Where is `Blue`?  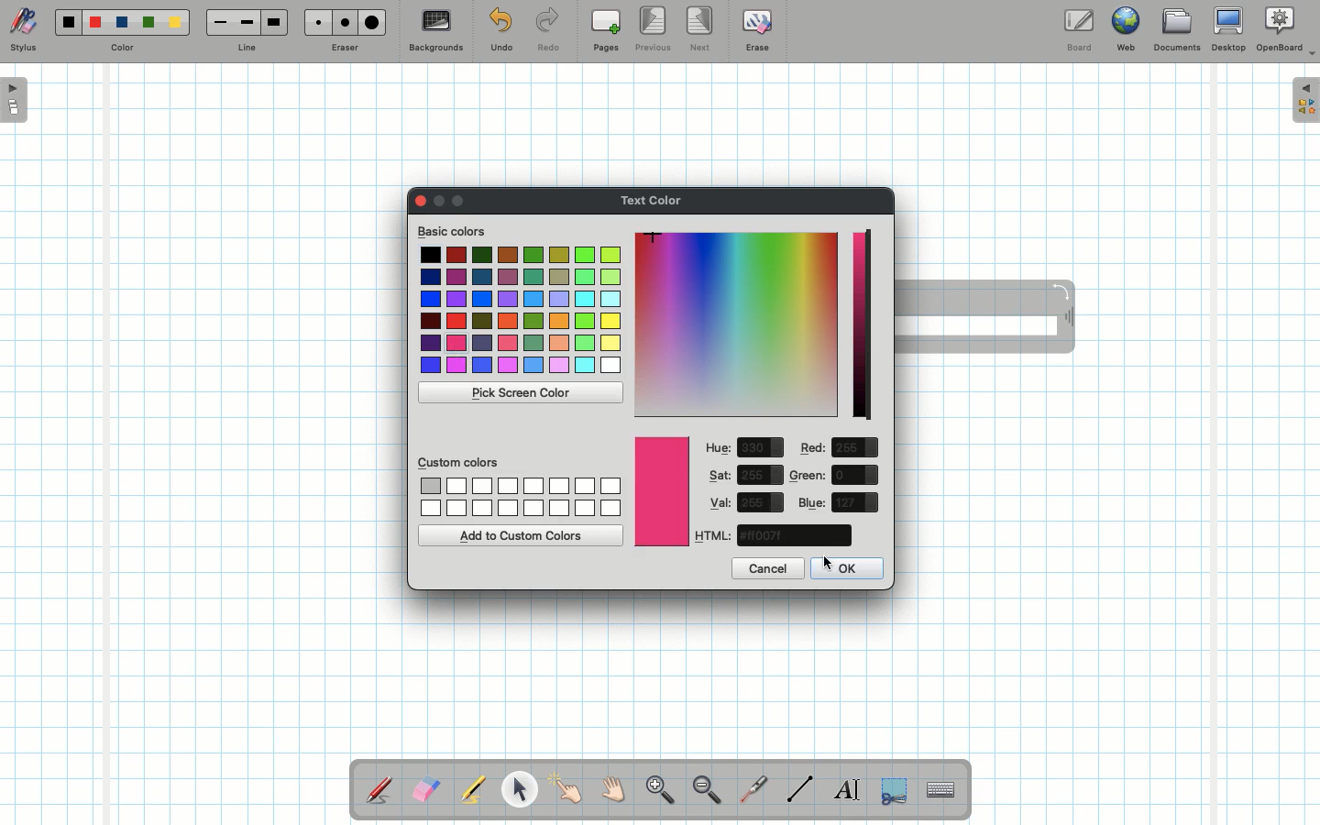 Blue is located at coordinates (812, 502).